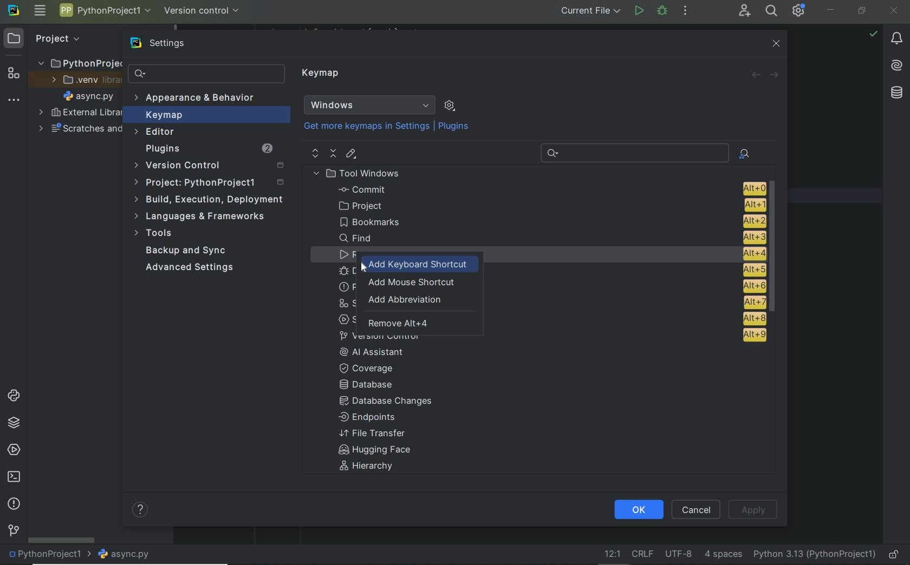  What do you see at coordinates (638, 510) in the screenshot?
I see `ok` at bounding box center [638, 510].